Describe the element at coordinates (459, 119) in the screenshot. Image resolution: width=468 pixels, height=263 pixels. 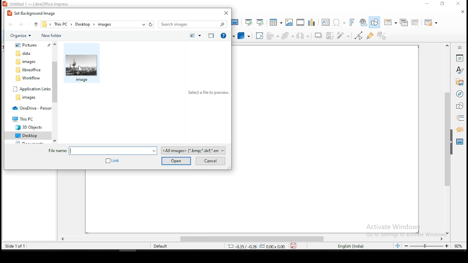
I see `slide transition` at that location.